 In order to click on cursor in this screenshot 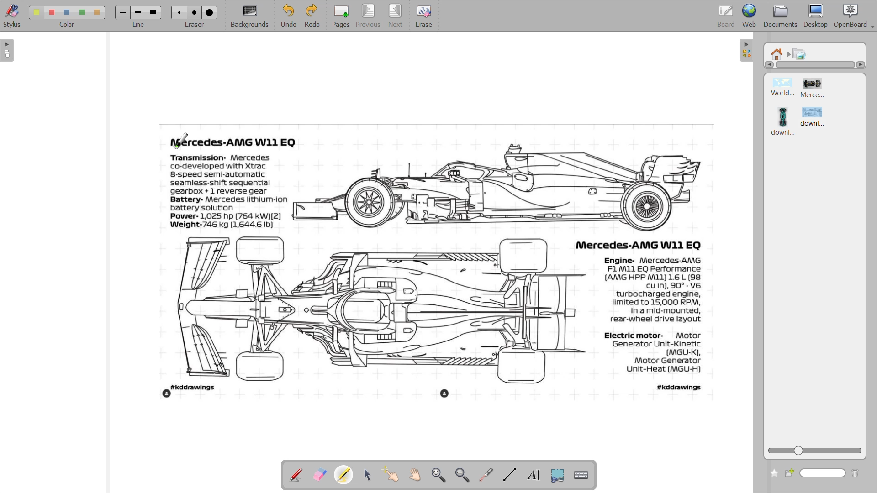, I will do `click(185, 140)`.